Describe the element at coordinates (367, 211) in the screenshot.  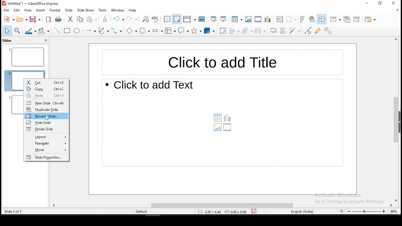
I see `zoom slider` at that location.